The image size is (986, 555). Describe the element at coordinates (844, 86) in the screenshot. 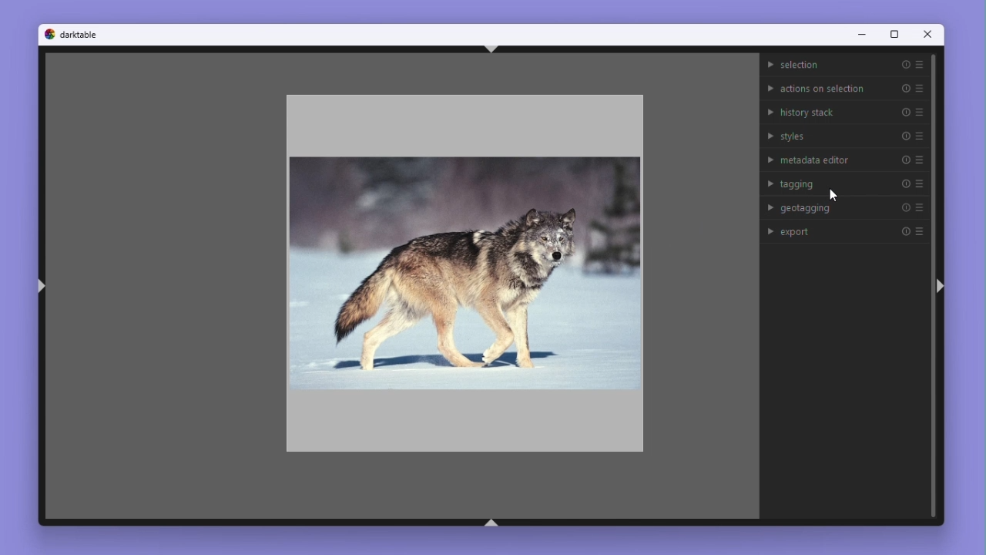

I see `Actions on selection` at that location.